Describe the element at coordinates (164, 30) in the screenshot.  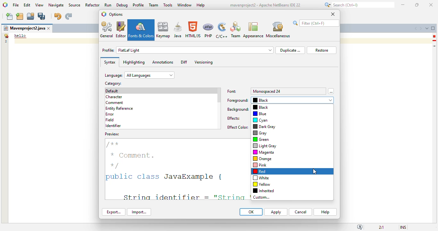
I see `keymap` at that location.